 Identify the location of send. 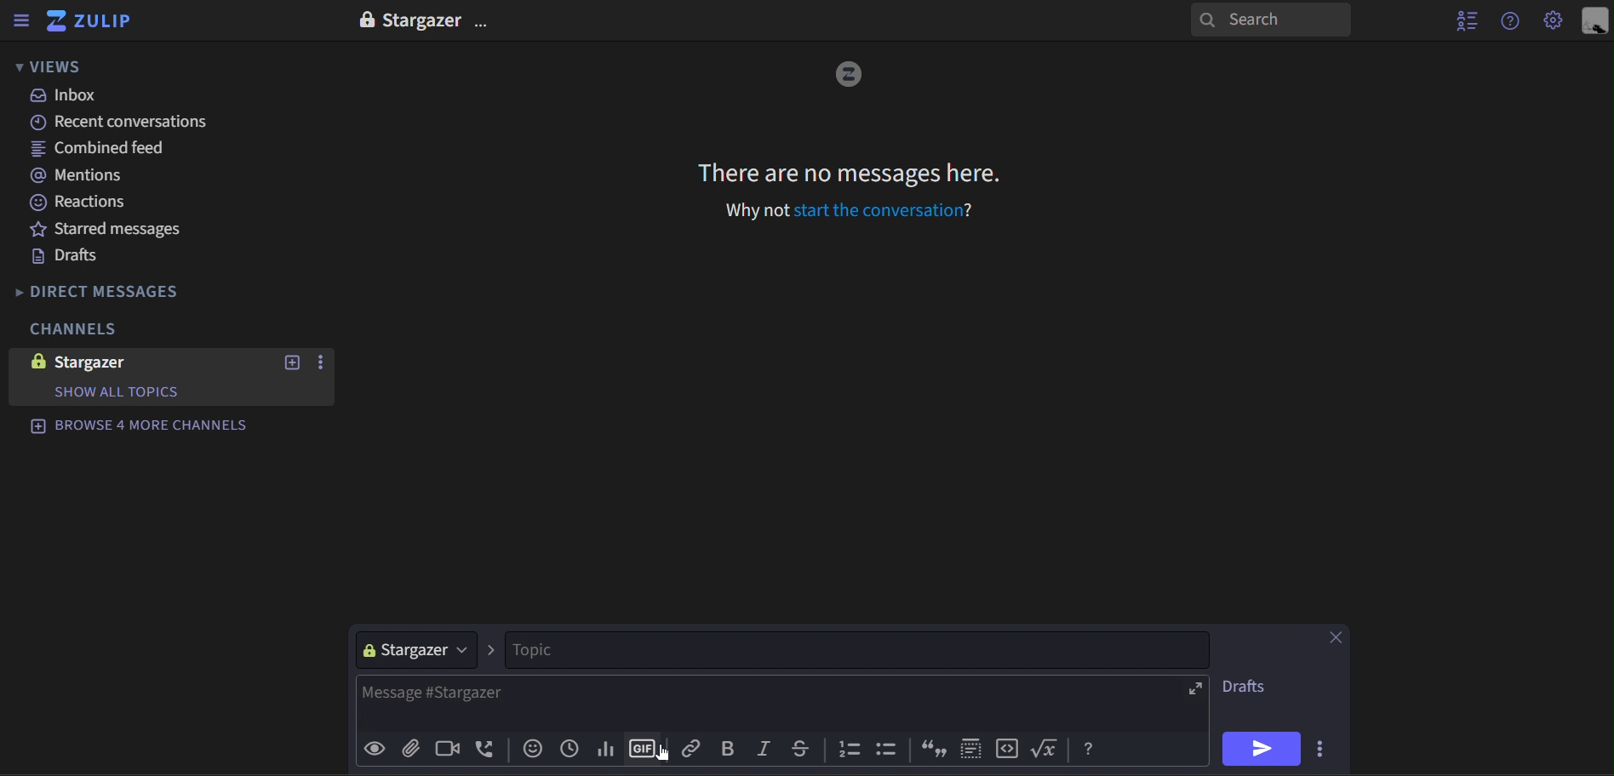
(1262, 749).